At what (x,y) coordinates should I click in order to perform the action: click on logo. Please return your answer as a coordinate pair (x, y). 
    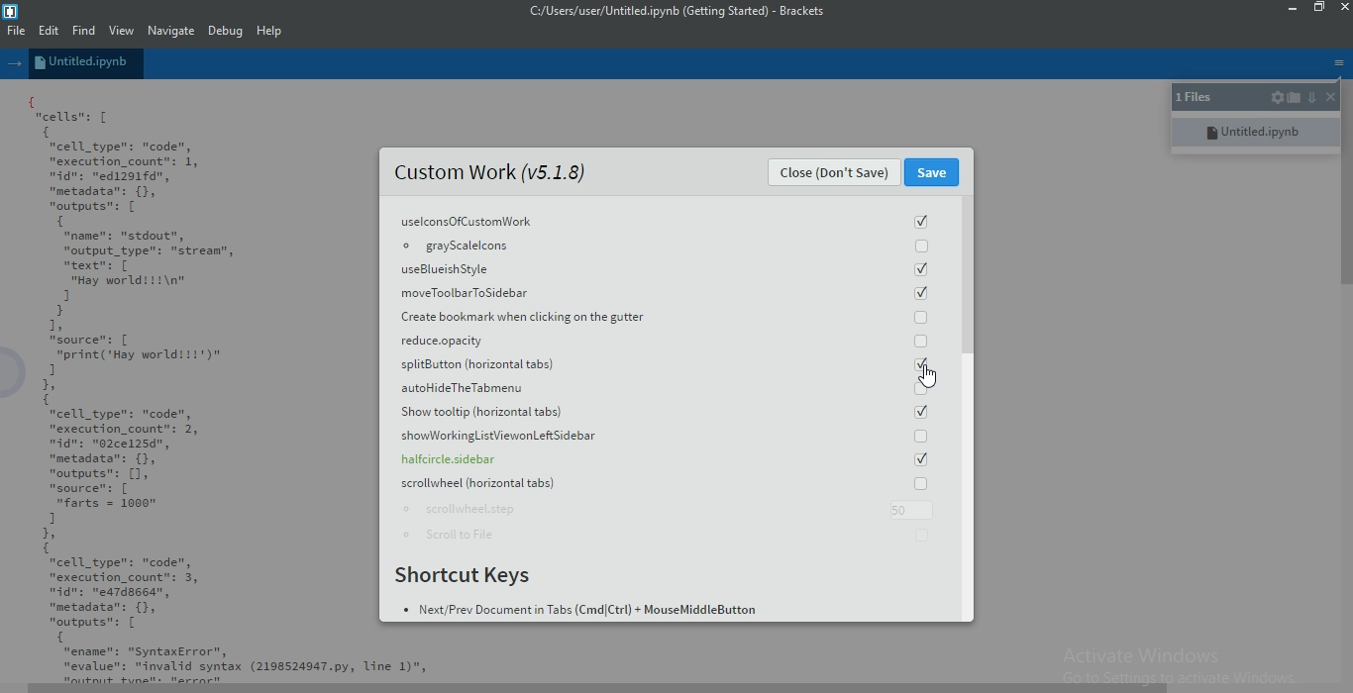
    Looking at the image, I should click on (11, 8).